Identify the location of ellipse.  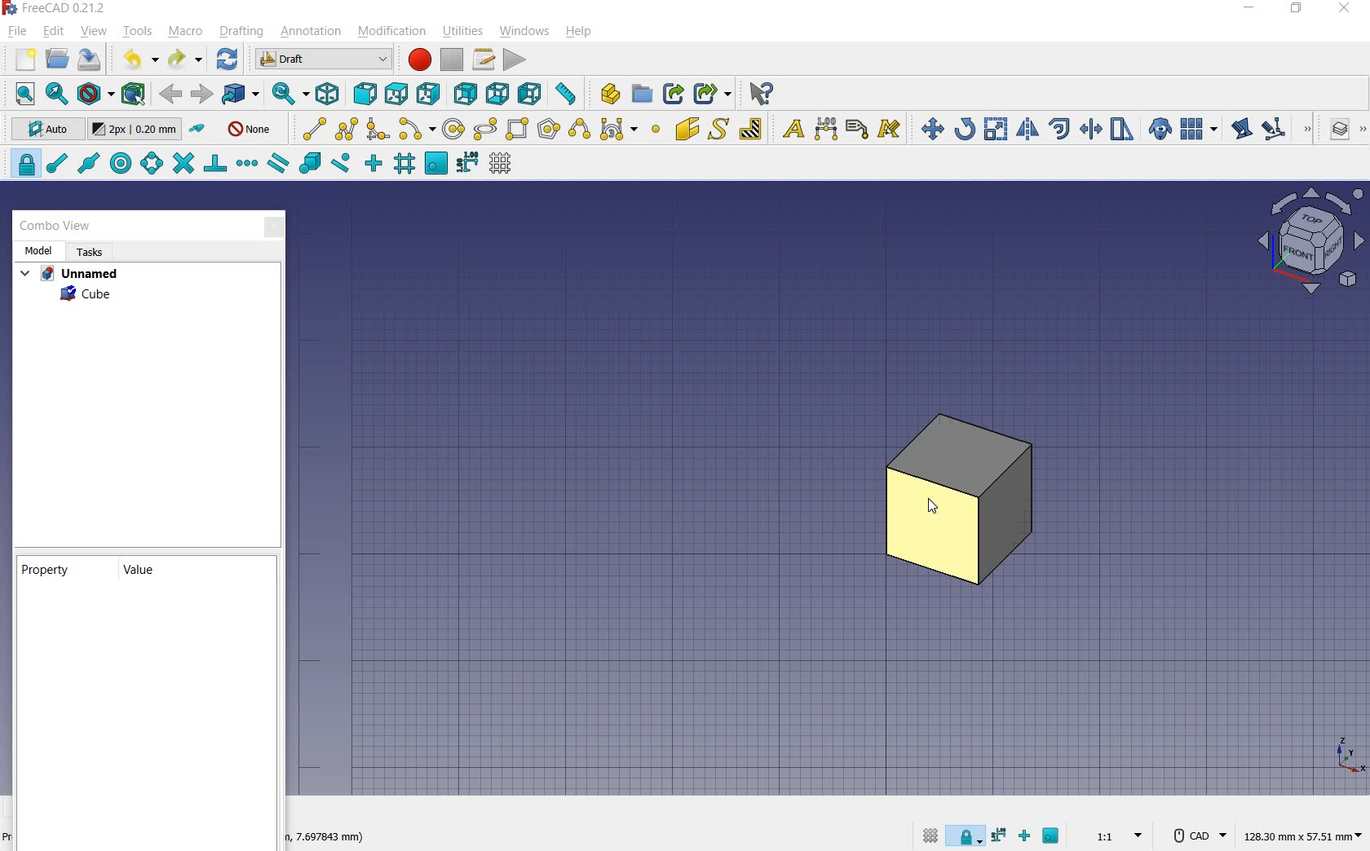
(486, 130).